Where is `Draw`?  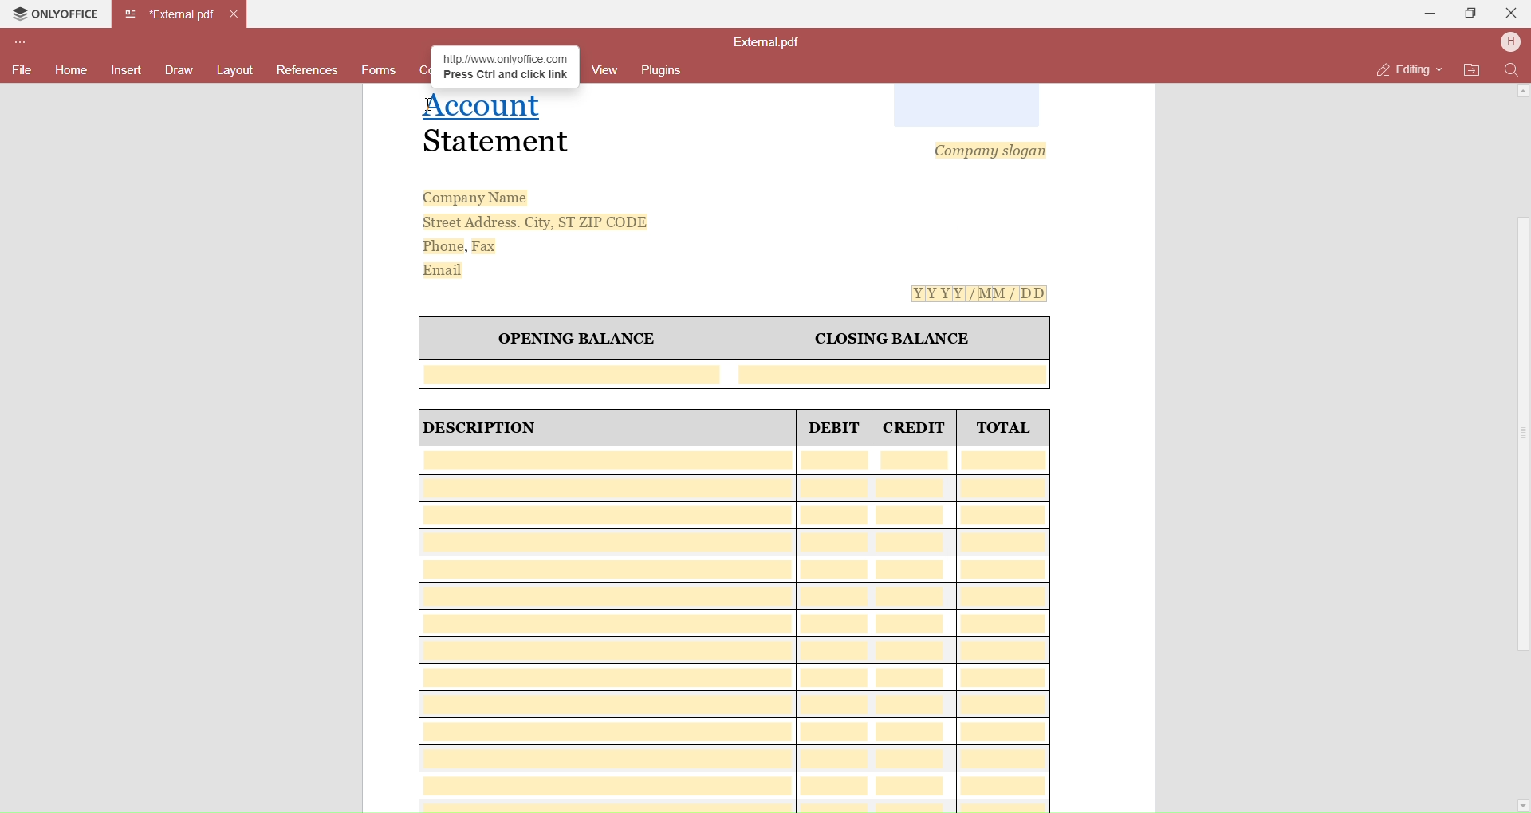
Draw is located at coordinates (180, 69).